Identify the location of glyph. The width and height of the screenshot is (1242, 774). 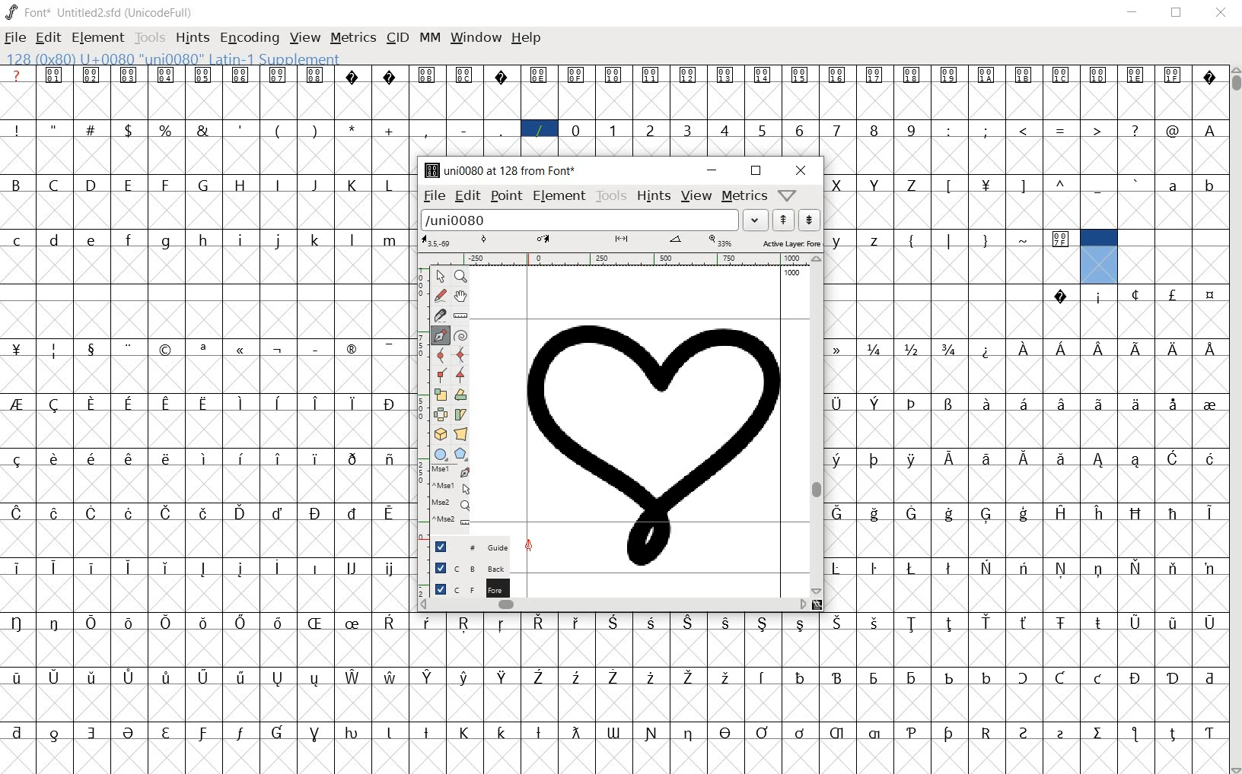
(202, 350).